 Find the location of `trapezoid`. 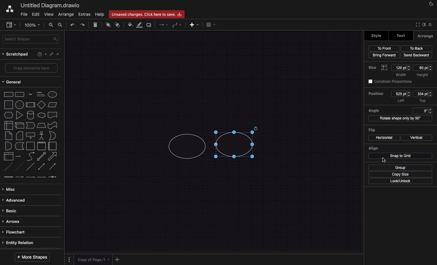

trapezoid is located at coordinates (42, 125).